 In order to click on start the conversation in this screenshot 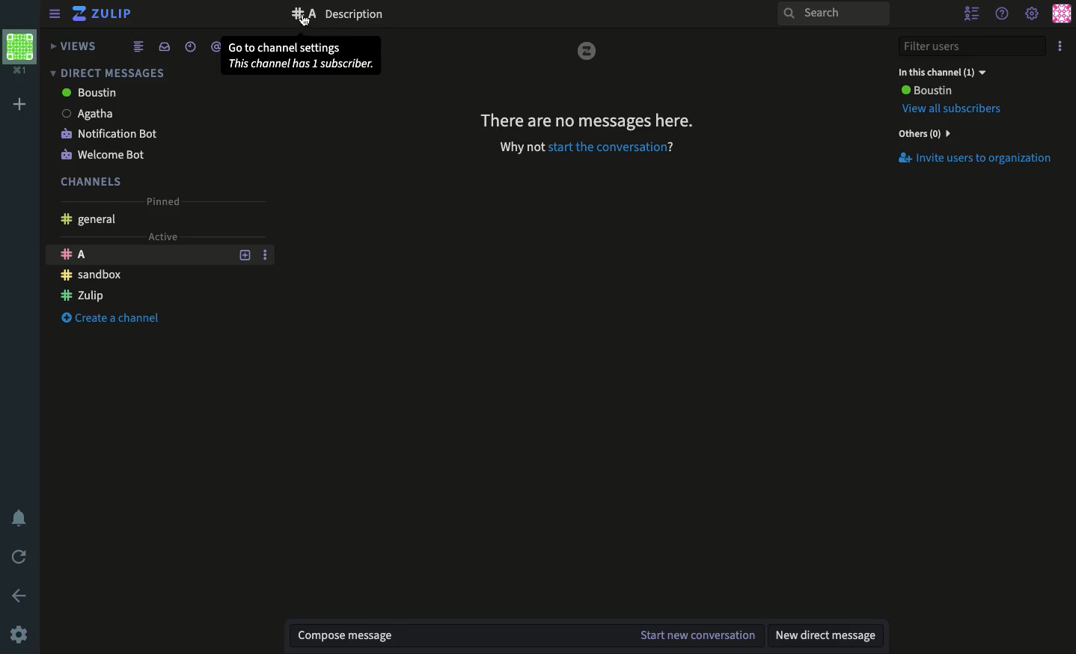, I will do `click(611, 147)`.